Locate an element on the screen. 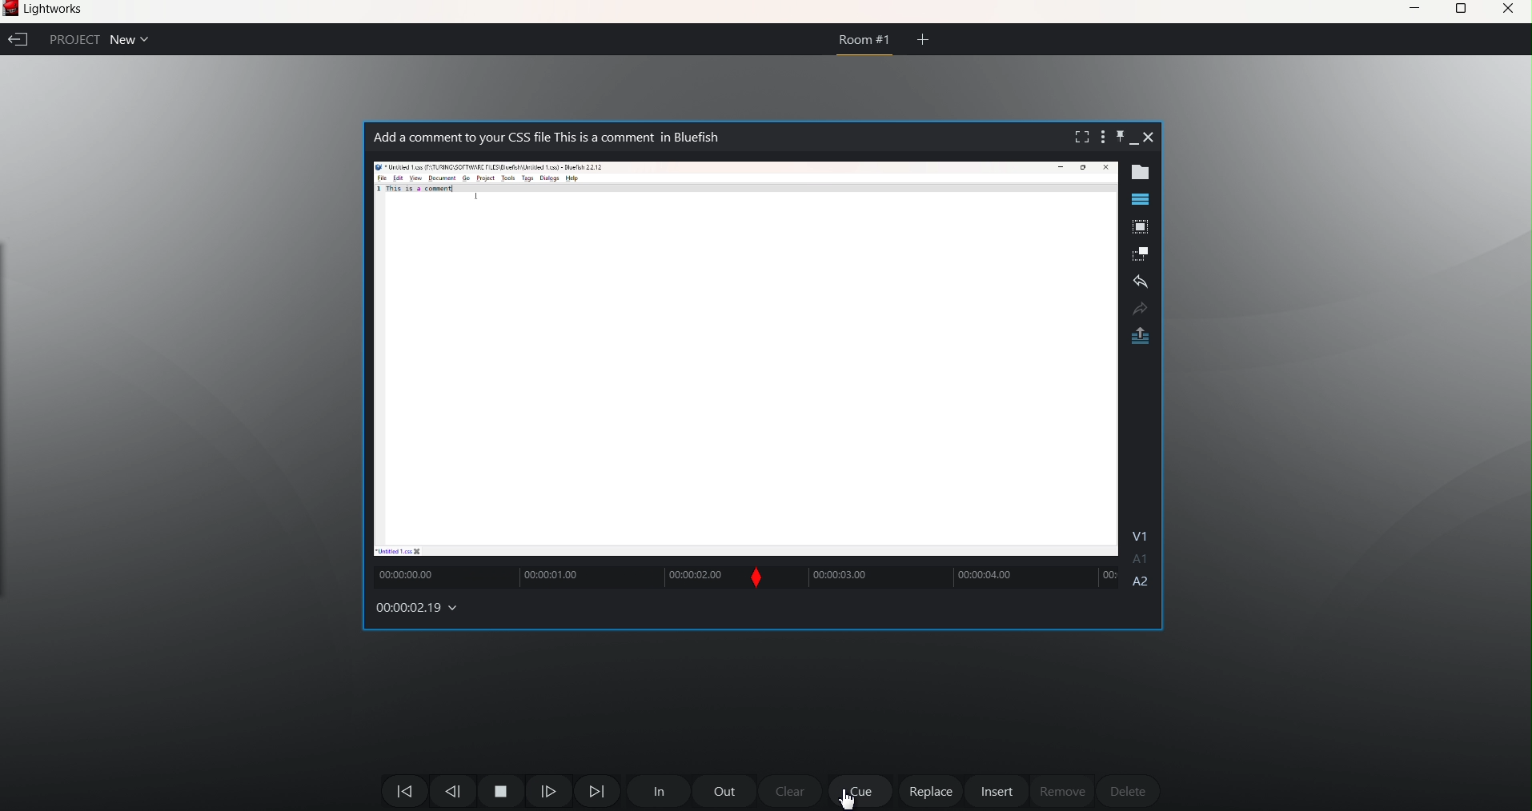  show timeline is located at coordinates (1140, 199).